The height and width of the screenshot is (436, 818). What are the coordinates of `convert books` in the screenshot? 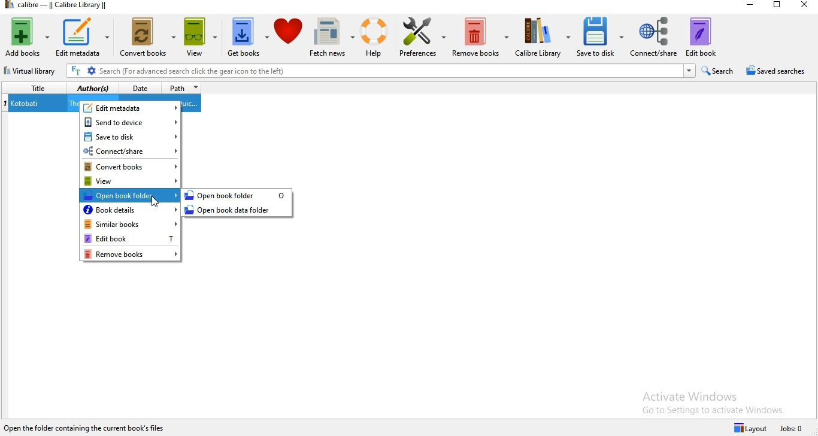 It's located at (148, 39).